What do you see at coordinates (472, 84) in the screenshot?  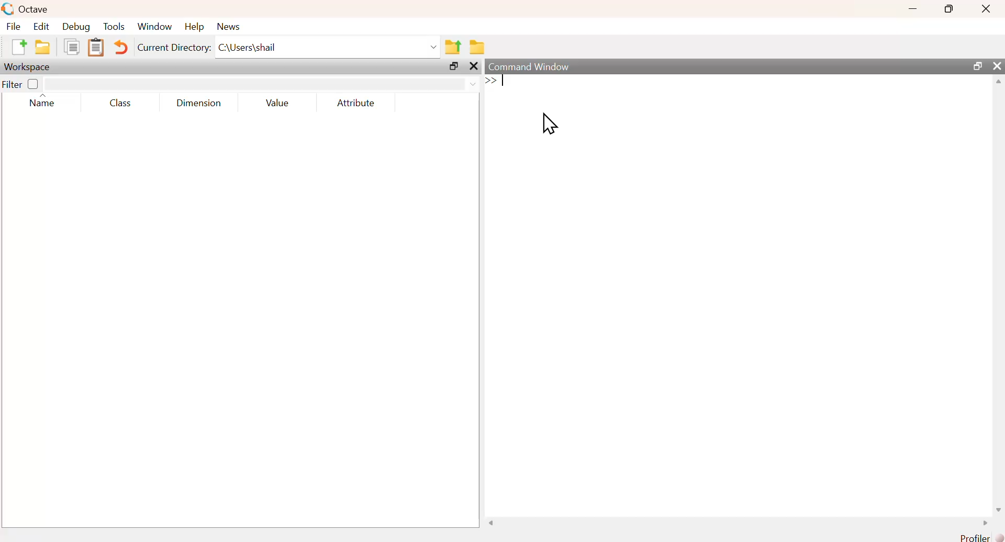 I see `dropdown` at bounding box center [472, 84].